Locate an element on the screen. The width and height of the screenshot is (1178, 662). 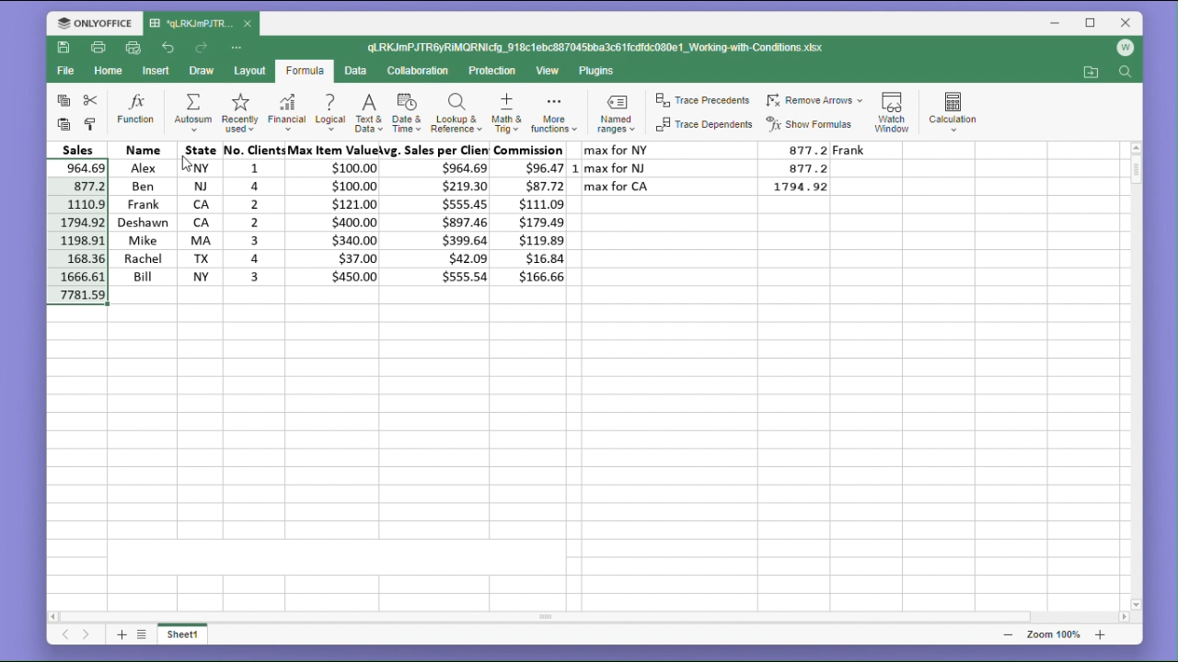
insert is located at coordinates (158, 71).